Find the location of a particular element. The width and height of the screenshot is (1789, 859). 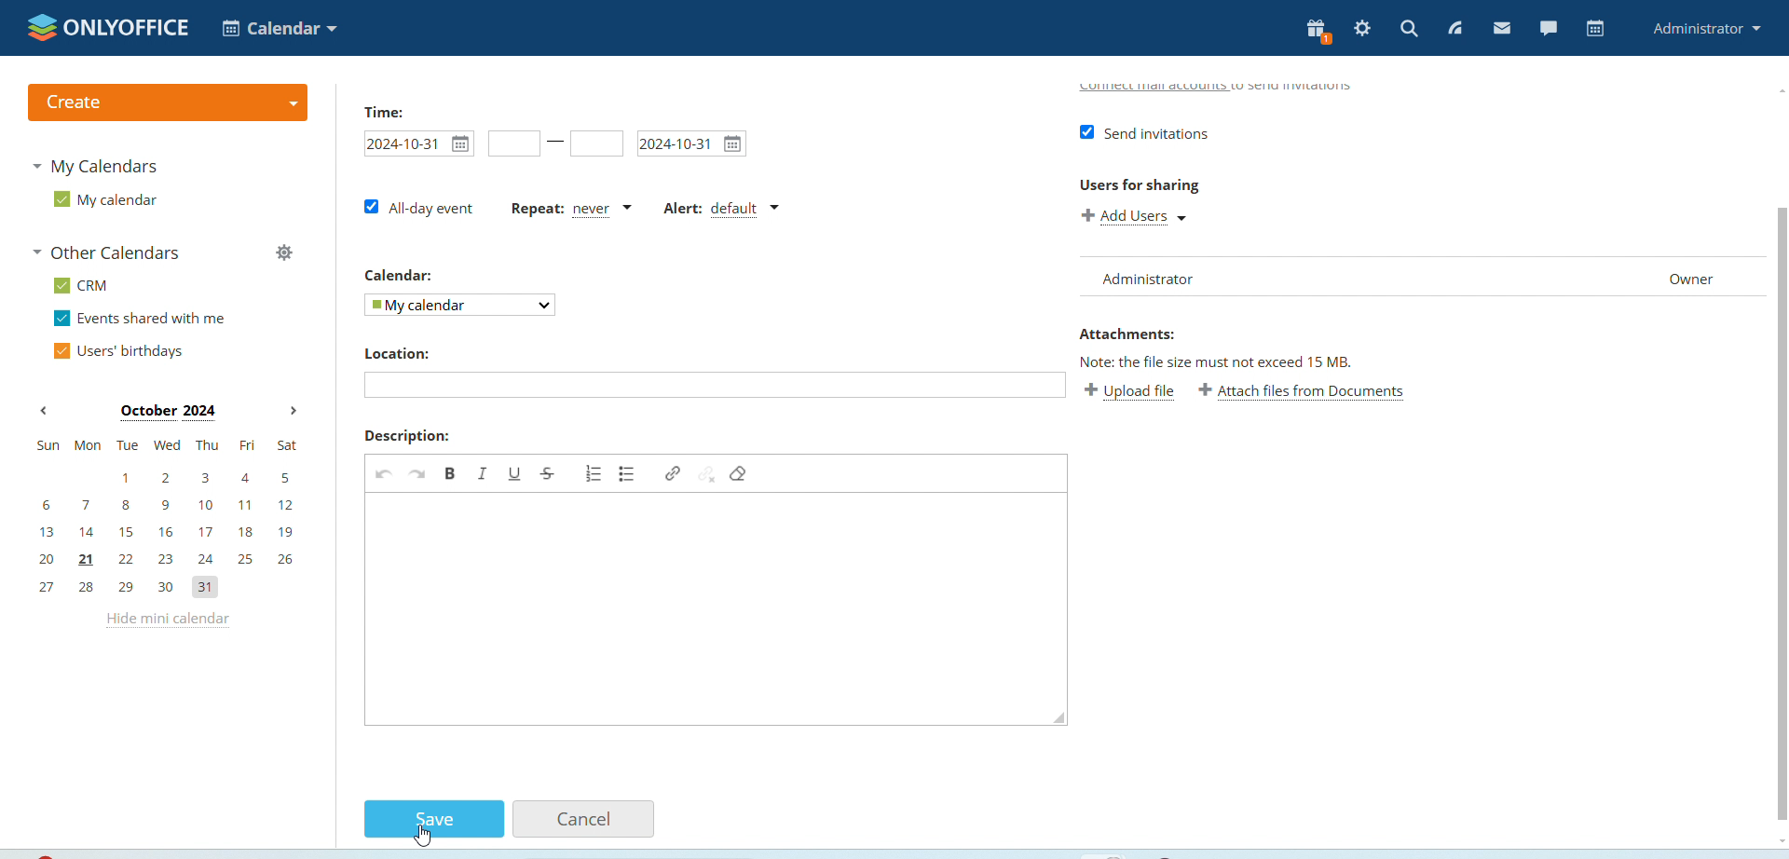

next month is located at coordinates (293, 411).